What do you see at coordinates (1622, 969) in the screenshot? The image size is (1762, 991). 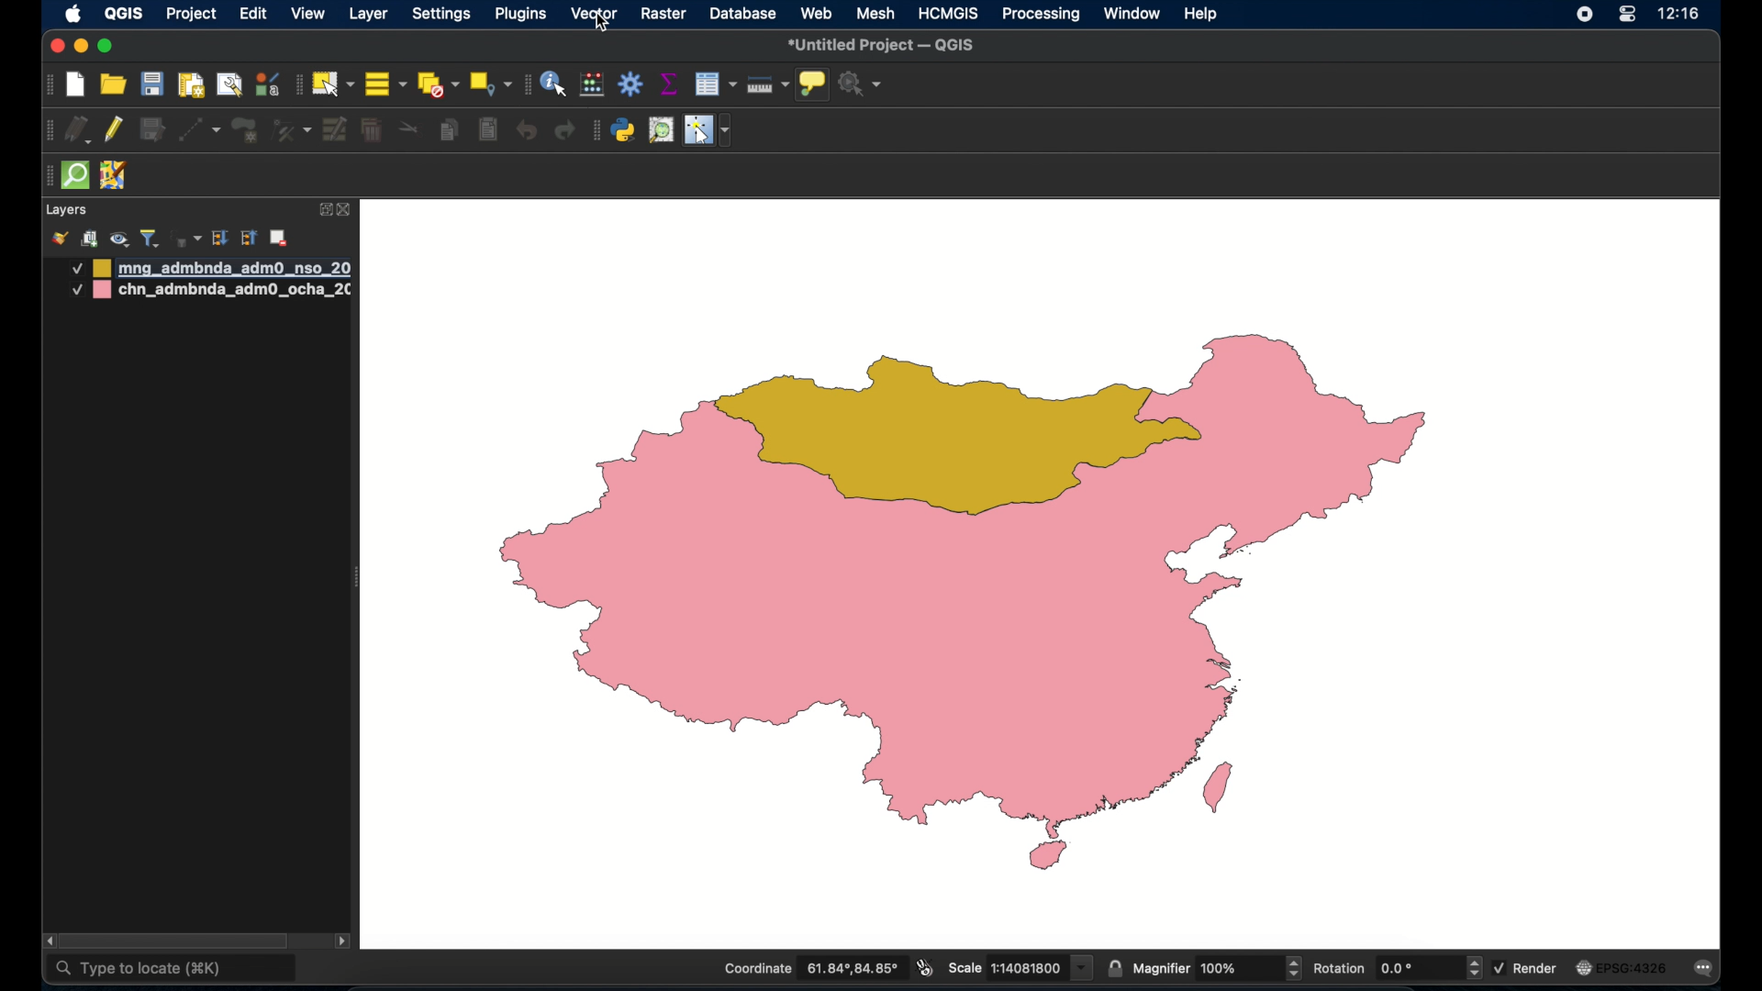 I see `EPSG:4326` at bounding box center [1622, 969].